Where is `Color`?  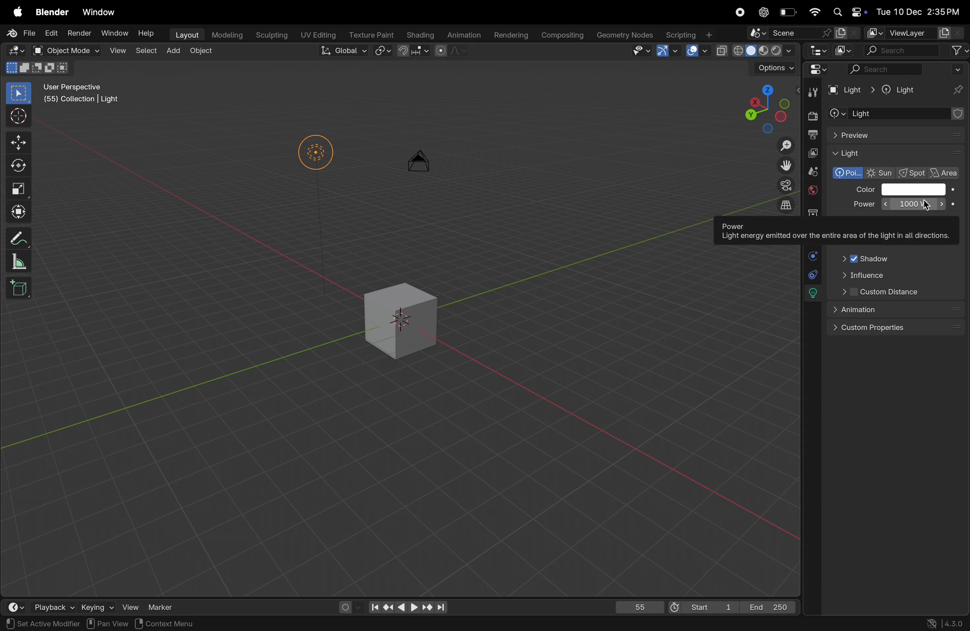 Color is located at coordinates (863, 191).